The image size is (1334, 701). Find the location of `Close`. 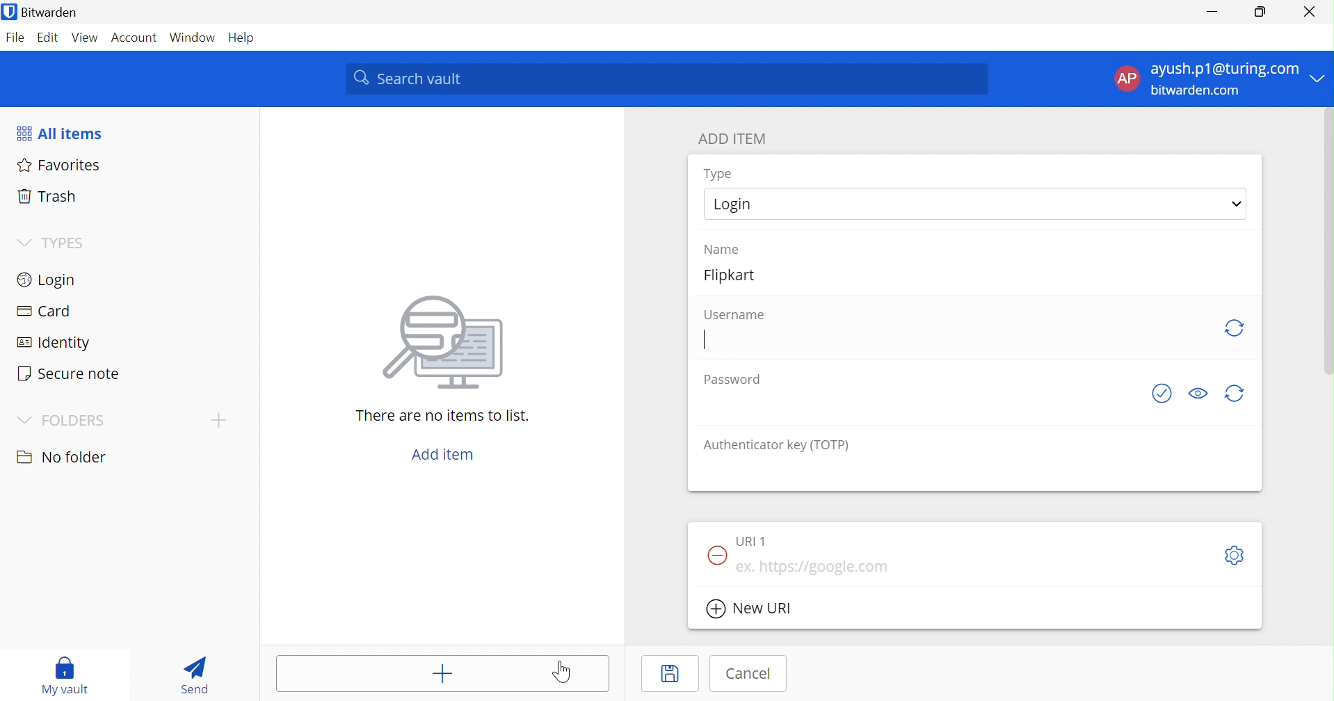

Close is located at coordinates (1310, 12).